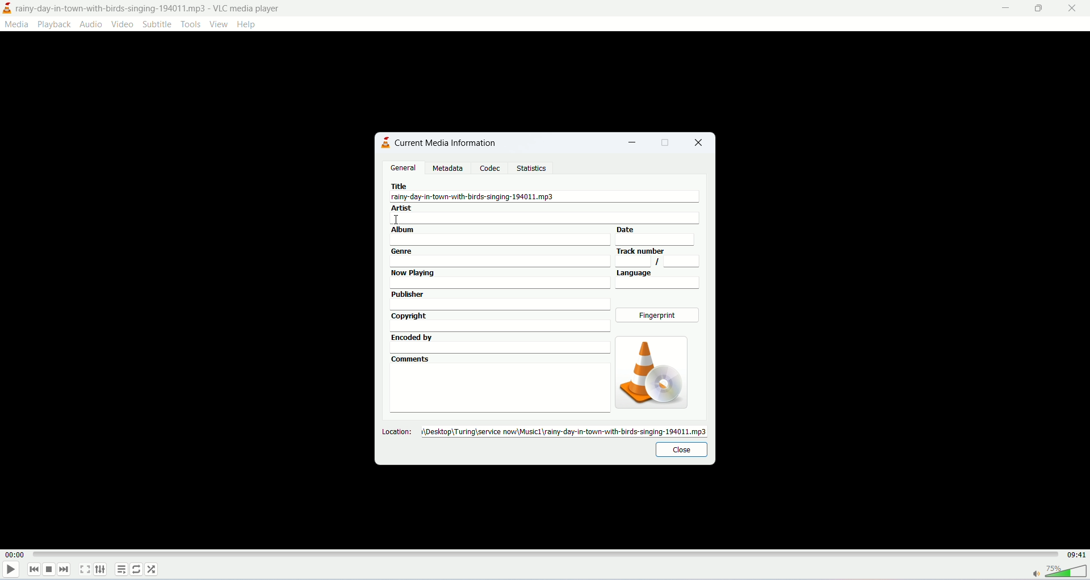 The image size is (1090, 580). What do you see at coordinates (448, 169) in the screenshot?
I see `metadata` at bounding box center [448, 169].